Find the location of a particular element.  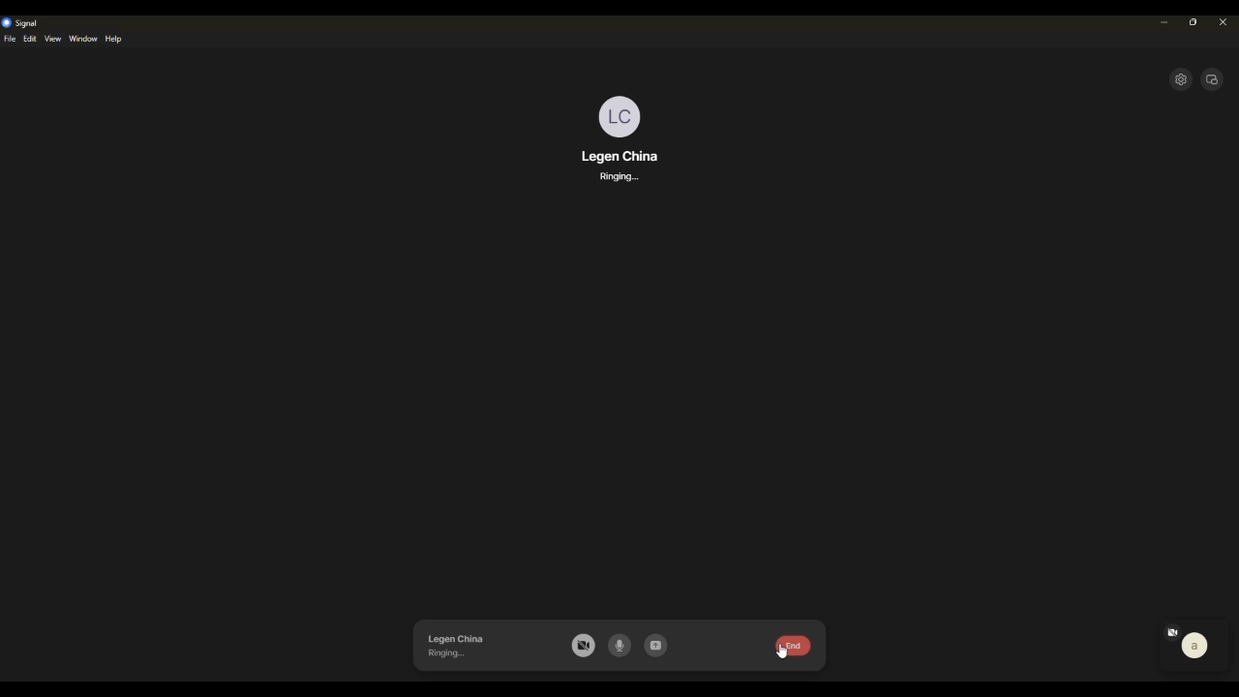

cursor is located at coordinates (780, 652).